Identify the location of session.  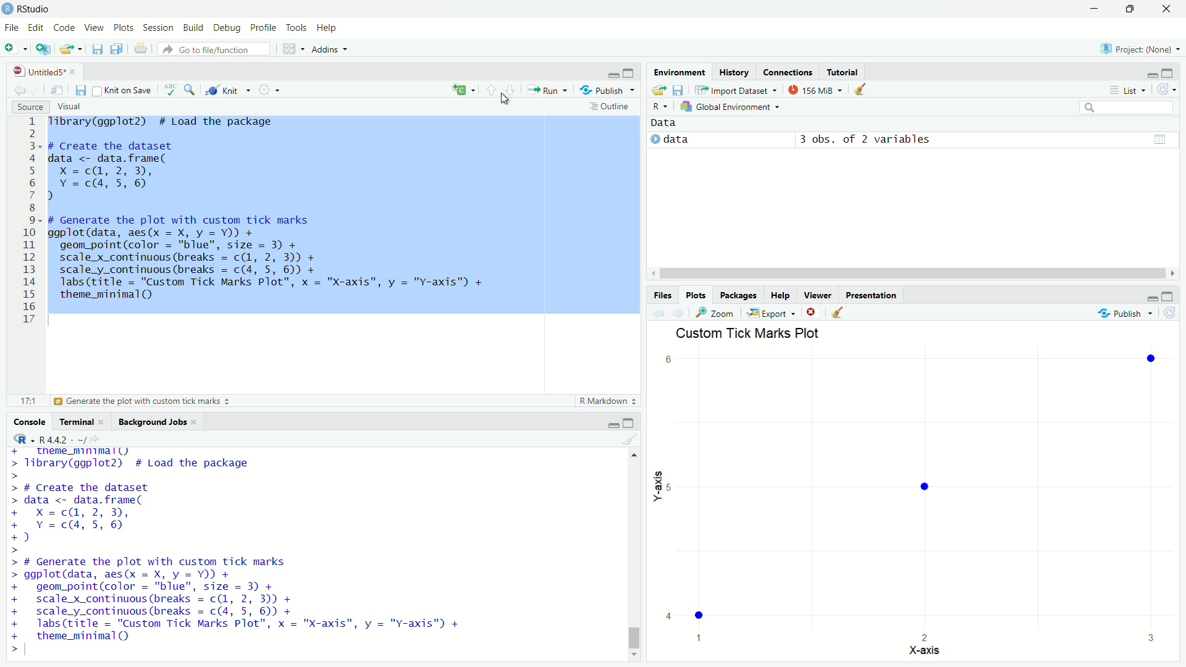
(158, 28).